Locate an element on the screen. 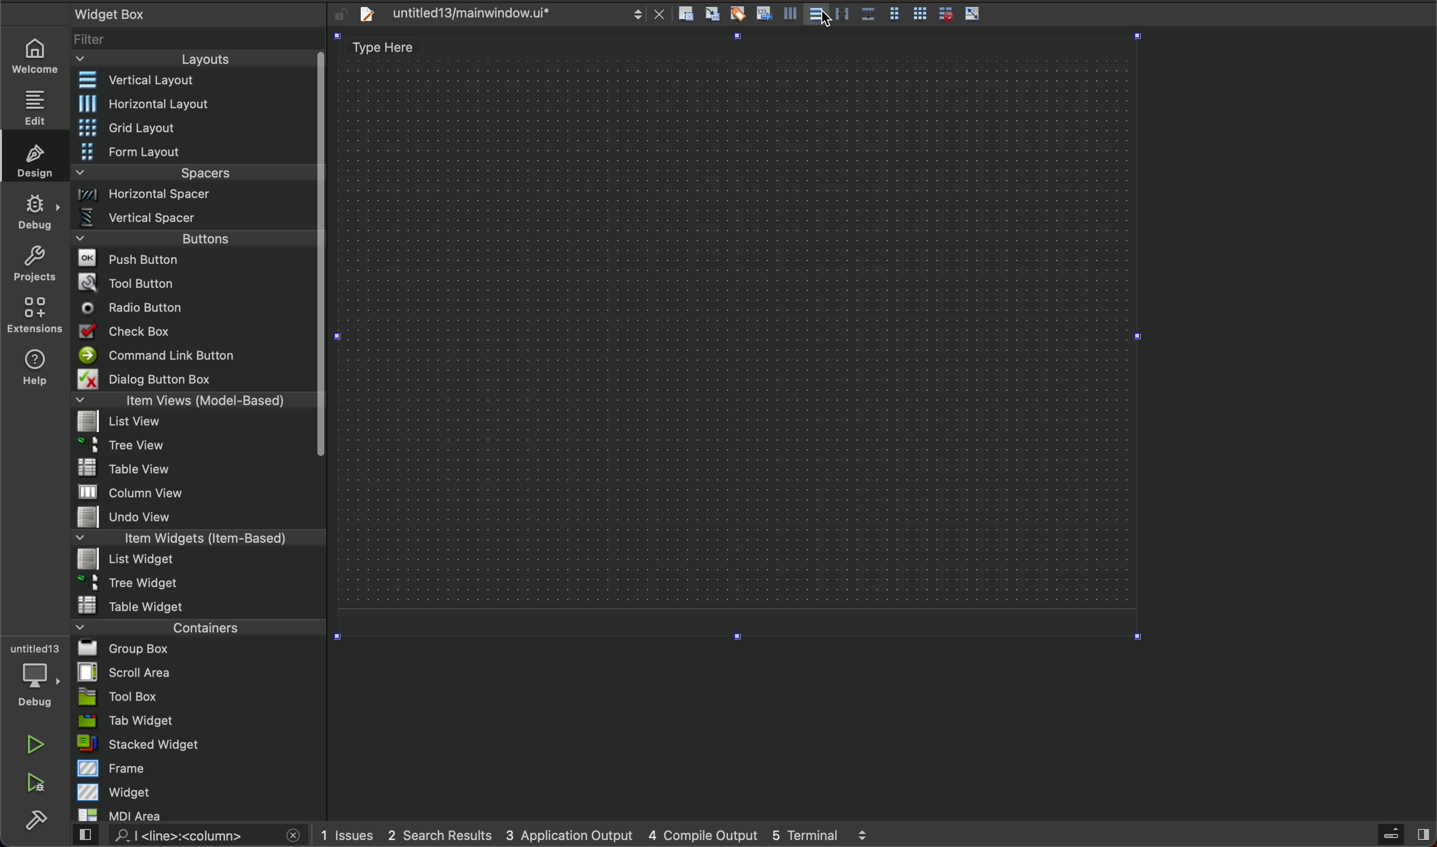 The image size is (1437, 847). edit buddies is located at coordinates (740, 13).